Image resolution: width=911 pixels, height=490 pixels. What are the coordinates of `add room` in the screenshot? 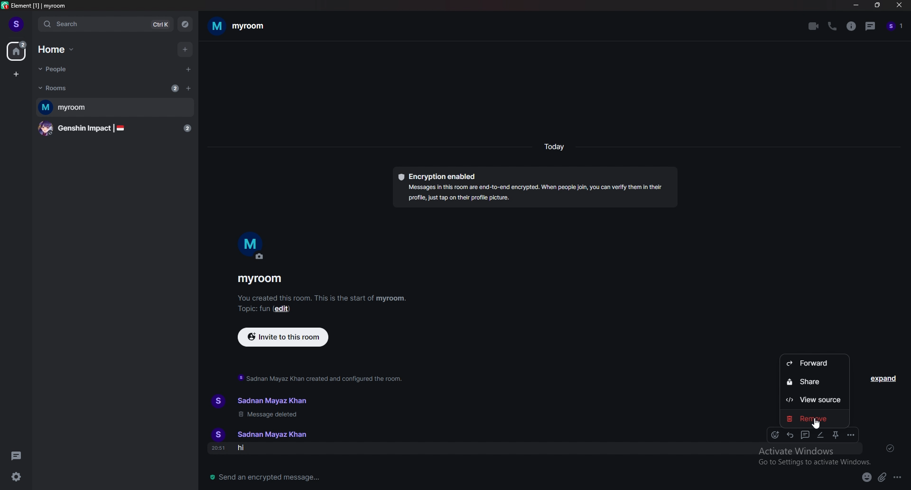 It's located at (189, 88).